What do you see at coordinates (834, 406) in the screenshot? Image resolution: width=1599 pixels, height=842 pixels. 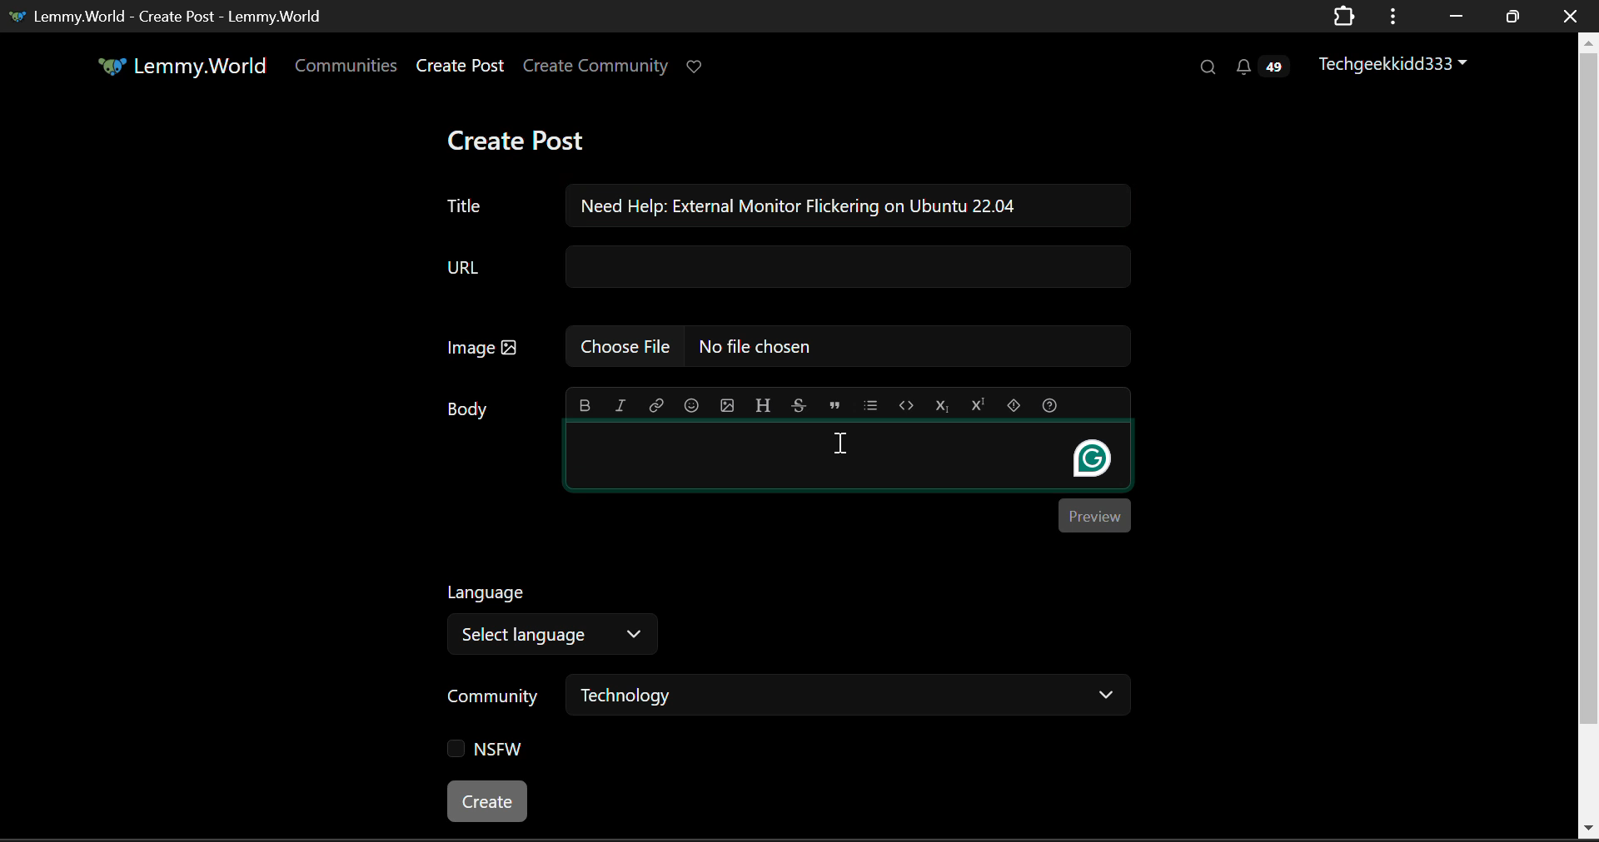 I see `Quote` at bounding box center [834, 406].